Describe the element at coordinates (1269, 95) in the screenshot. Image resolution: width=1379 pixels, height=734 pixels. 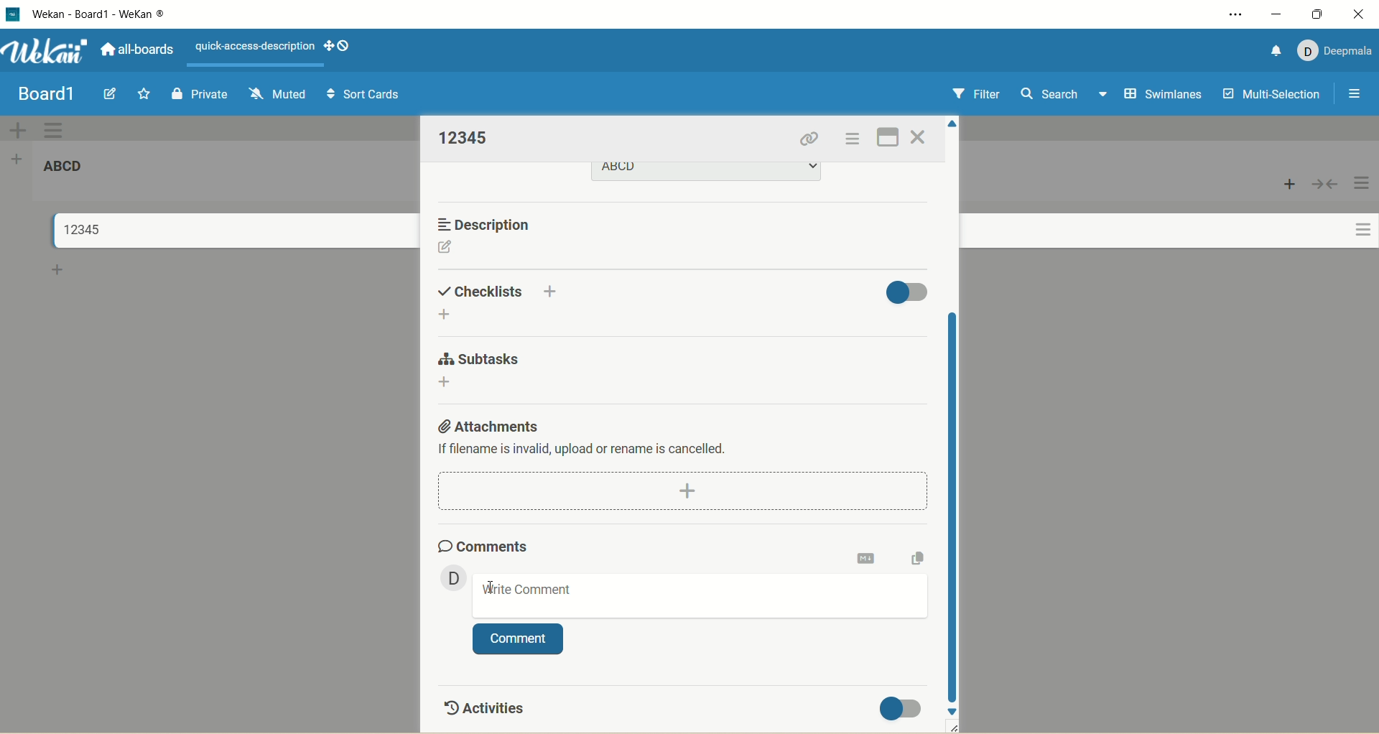
I see `multi-selection` at that location.